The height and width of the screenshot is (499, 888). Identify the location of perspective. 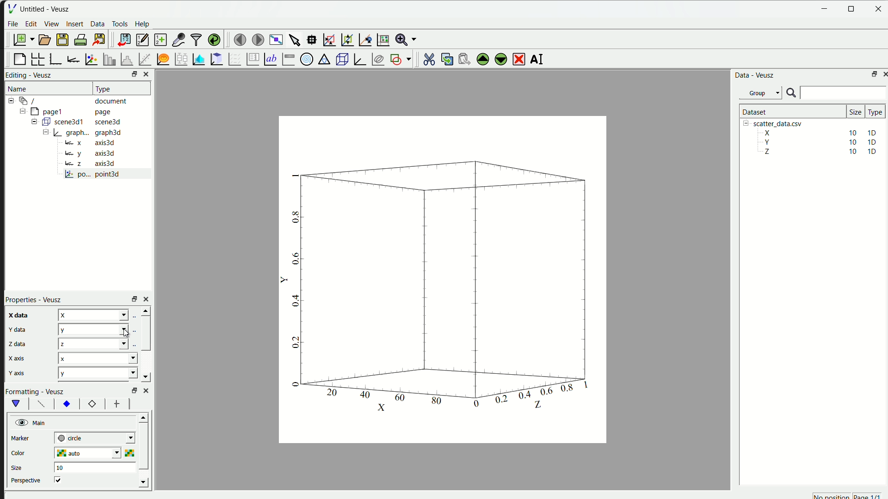
(26, 481).